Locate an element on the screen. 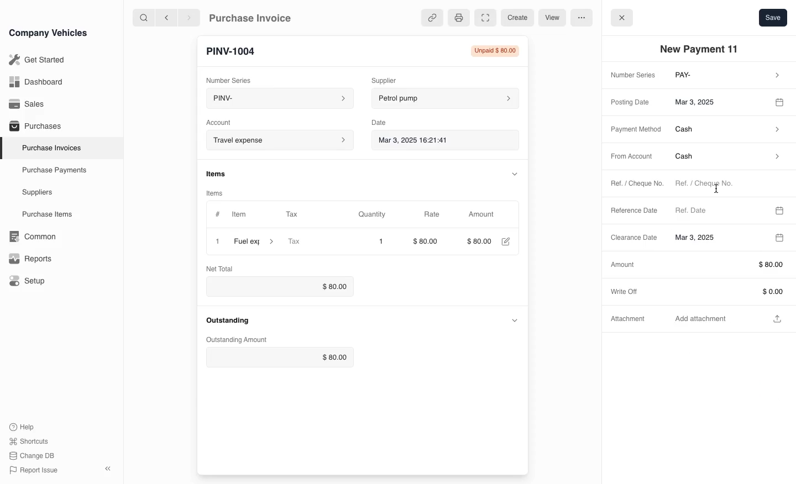 Image resolution: width=796 pixels, height=484 pixels. Dashboard is located at coordinates (35, 82).